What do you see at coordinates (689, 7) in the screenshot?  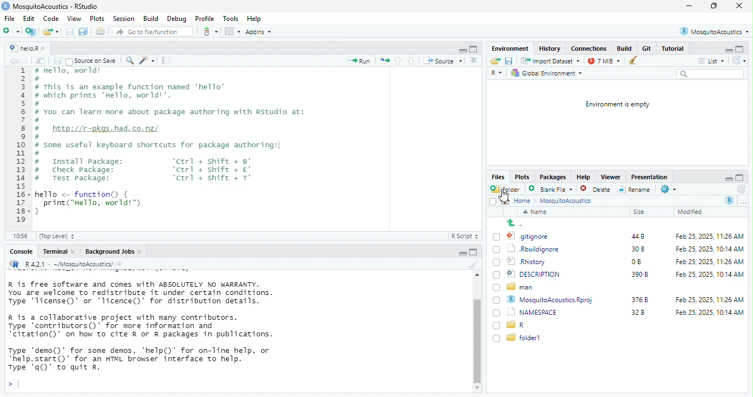 I see `minimize` at bounding box center [689, 7].